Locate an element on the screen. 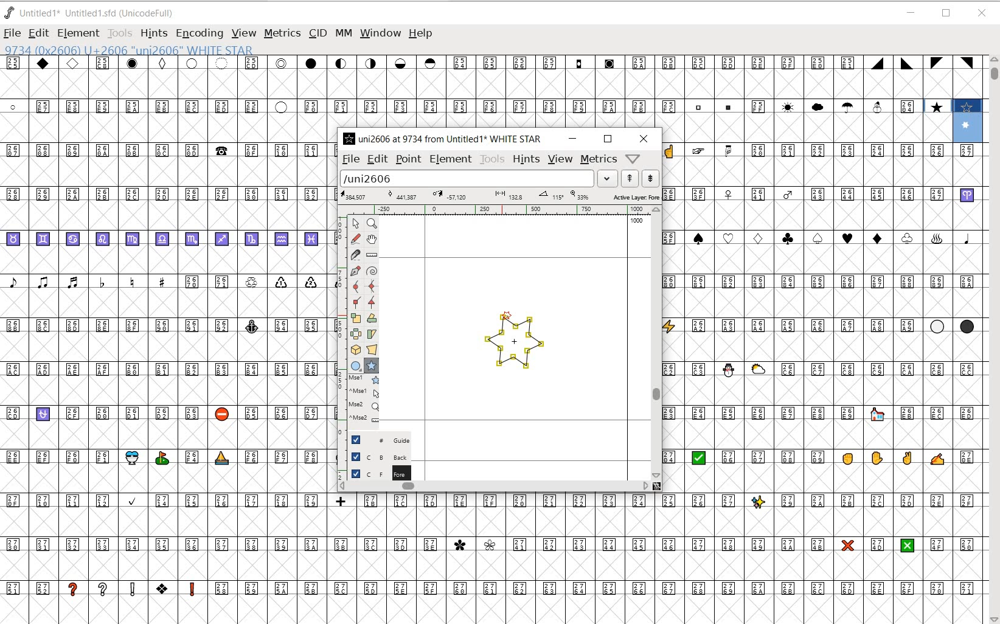 The height and width of the screenshot is (624, 1000). BACKGROUND is located at coordinates (375, 457).